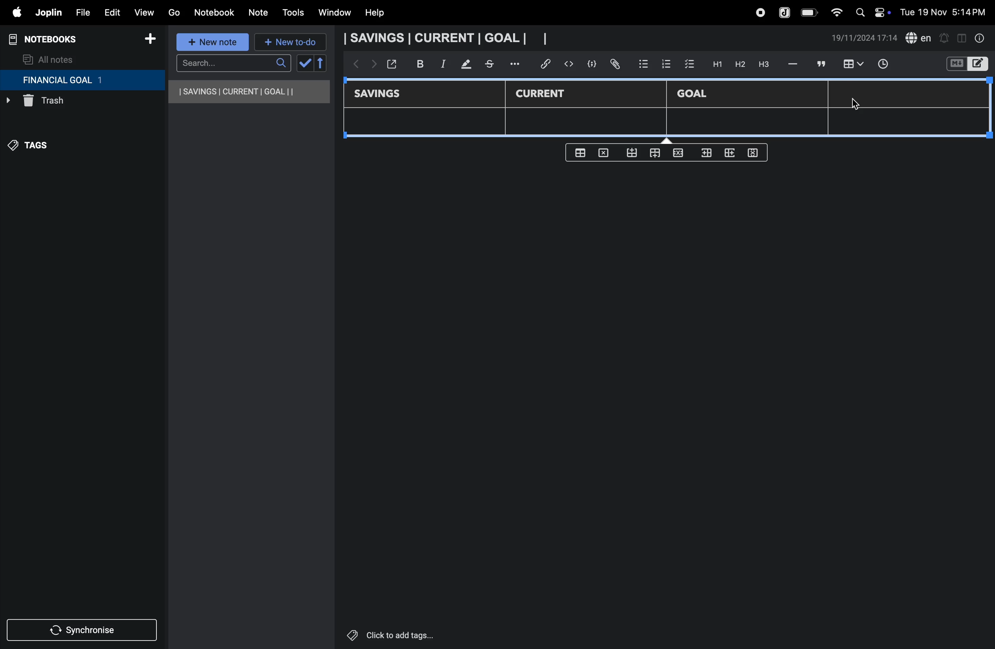  What do you see at coordinates (589, 64) in the screenshot?
I see `code block` at bounding box center [589, 64].